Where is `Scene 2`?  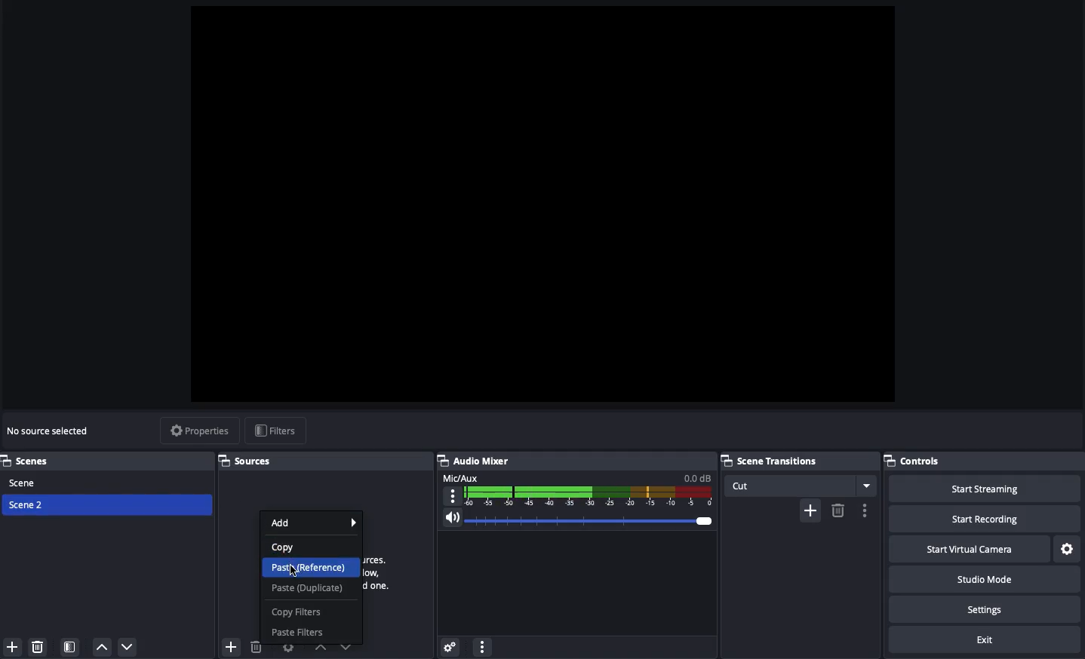
Scene 2 is located at coordinates (27, 504).